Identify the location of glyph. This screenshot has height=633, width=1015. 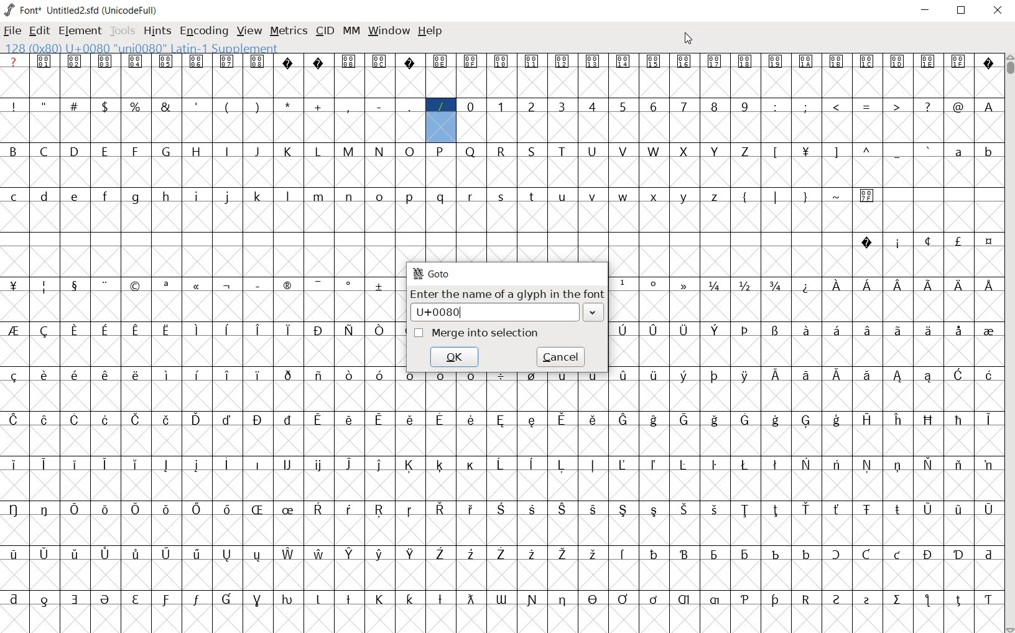
(654, 151).